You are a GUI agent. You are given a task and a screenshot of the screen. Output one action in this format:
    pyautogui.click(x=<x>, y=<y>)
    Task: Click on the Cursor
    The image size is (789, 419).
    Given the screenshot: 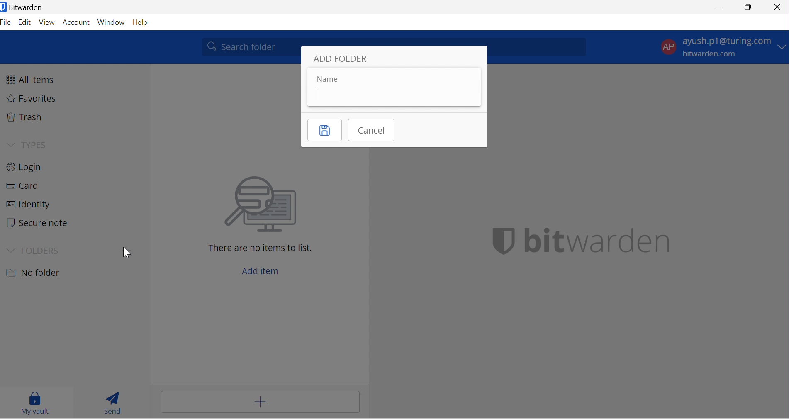 What is the action you would take?
    pyautogui.click(x=128, y=253)
    